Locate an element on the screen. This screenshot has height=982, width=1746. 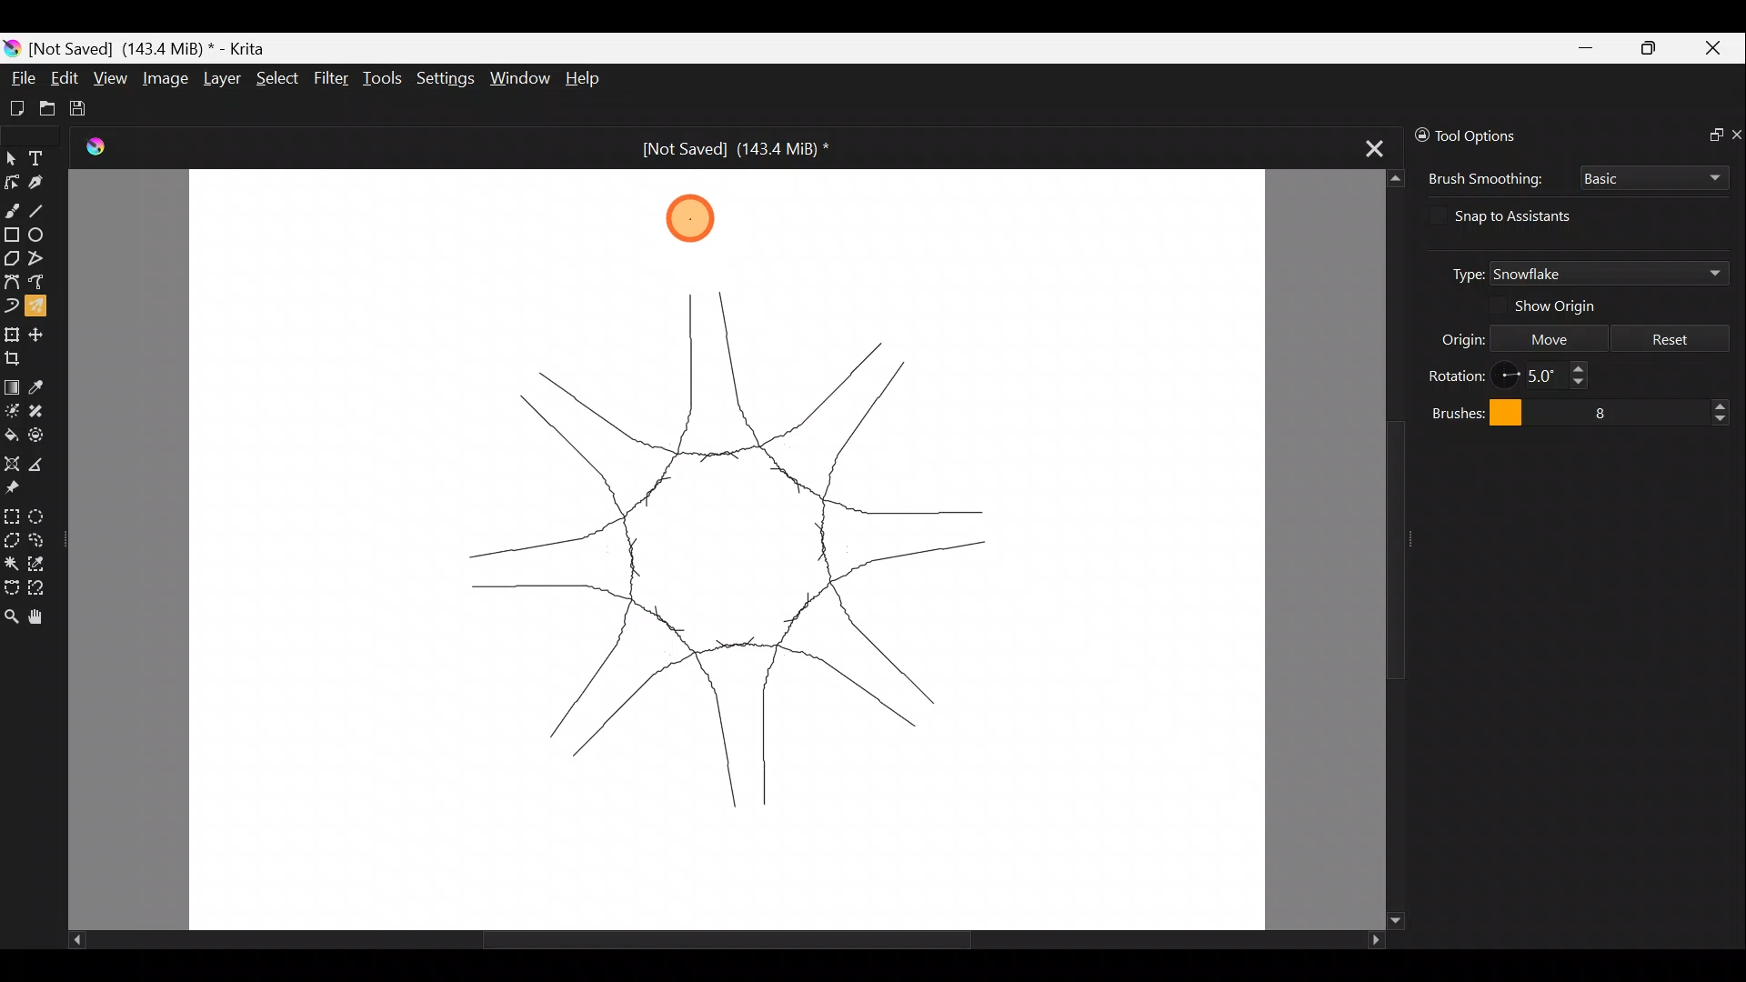
Enclose and fill tool is located at coordinates (39, 436).